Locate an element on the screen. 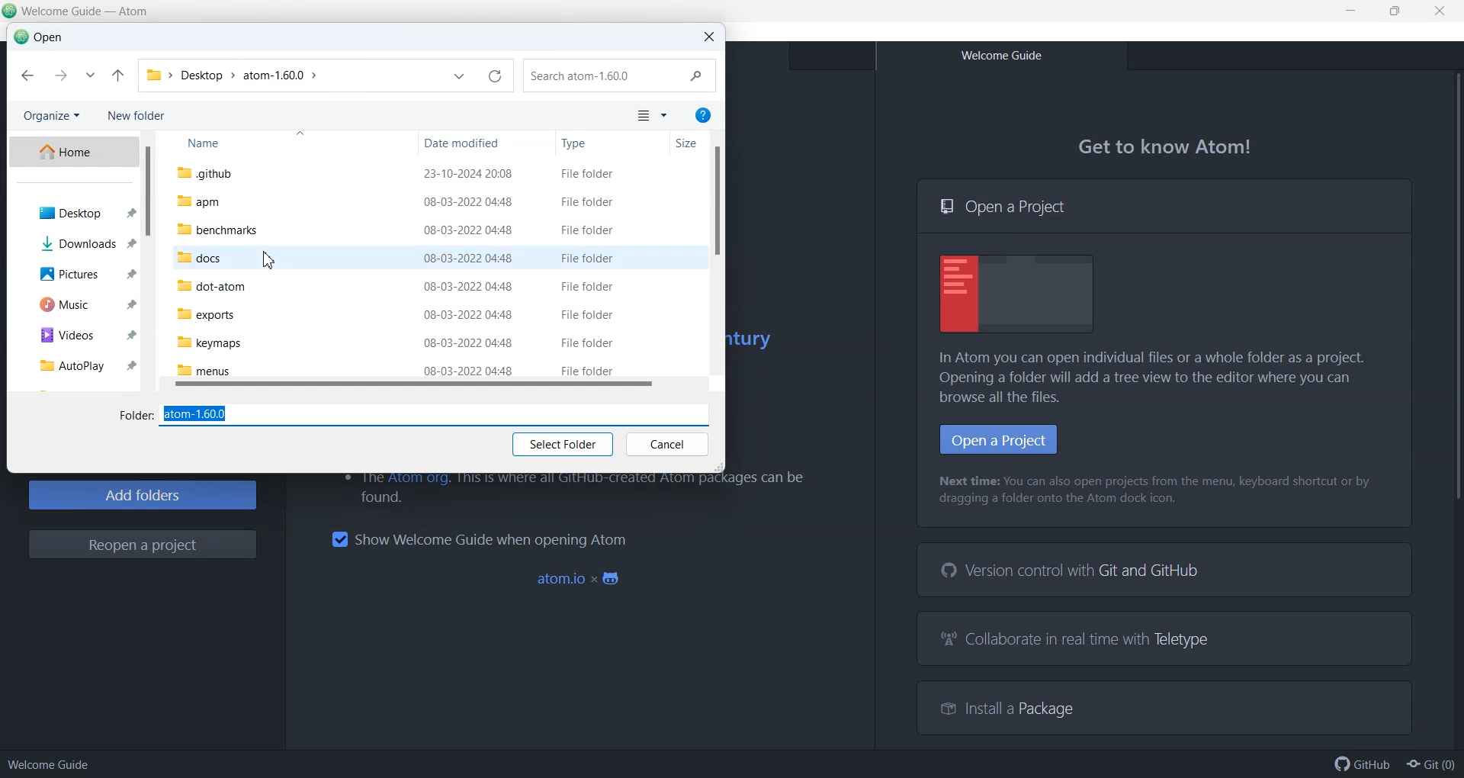 The image size is (1464, 778). Install a Package is located at coordinates (999, 706).